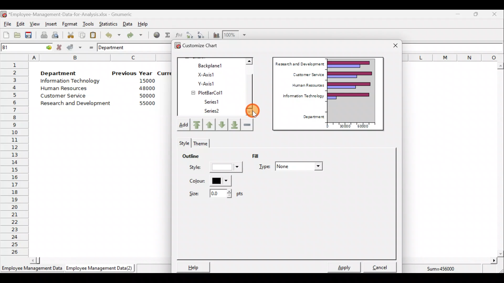 Image resolution: width=504 pixels, height=283 pixels. I want to click on Tools, so click(88, 24).